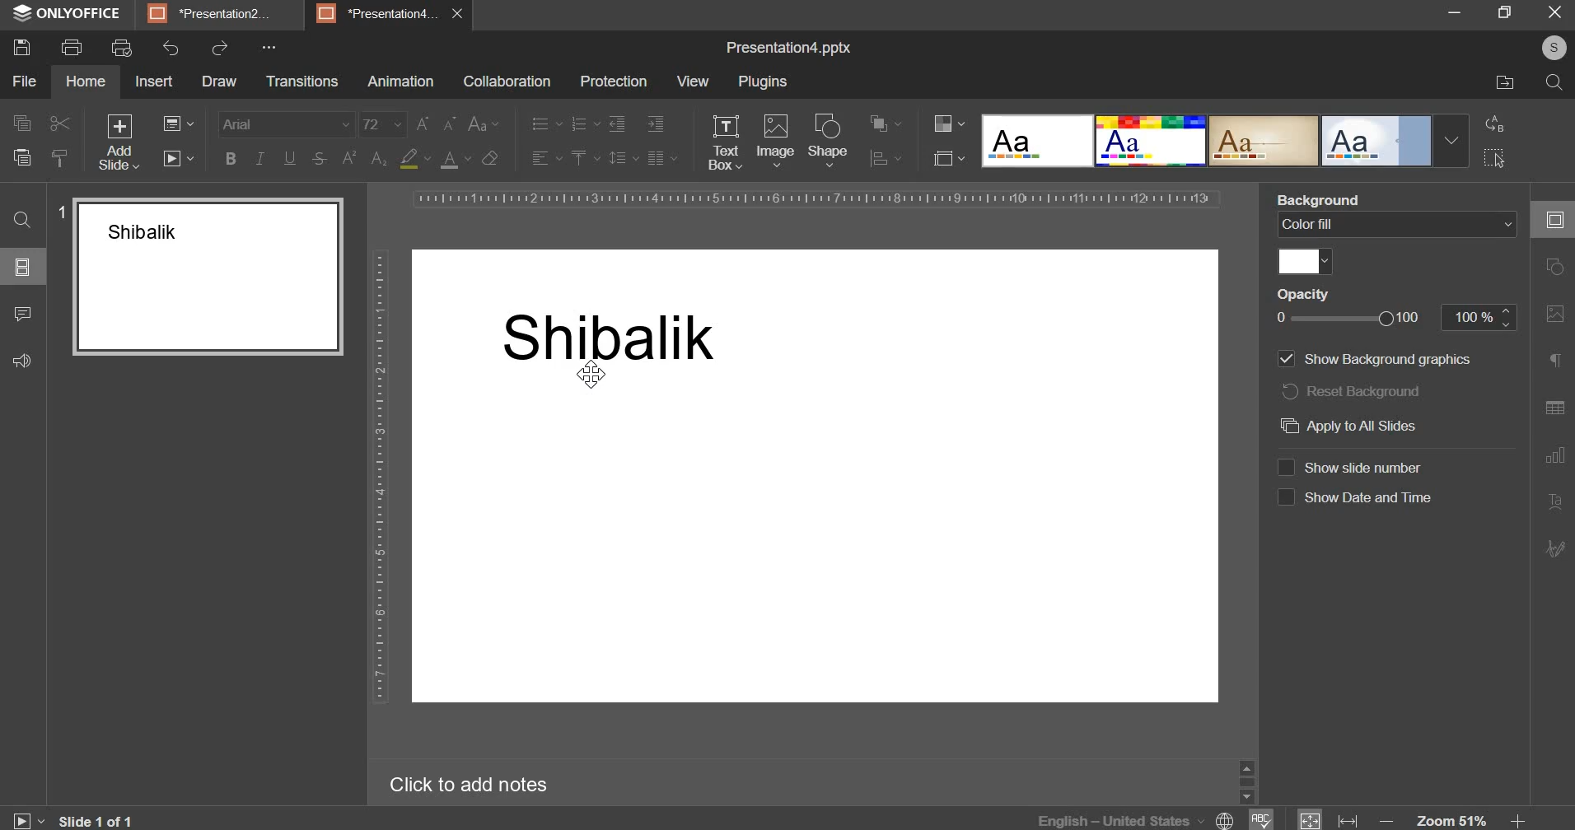  I want to click on insert, so click(155, 81).